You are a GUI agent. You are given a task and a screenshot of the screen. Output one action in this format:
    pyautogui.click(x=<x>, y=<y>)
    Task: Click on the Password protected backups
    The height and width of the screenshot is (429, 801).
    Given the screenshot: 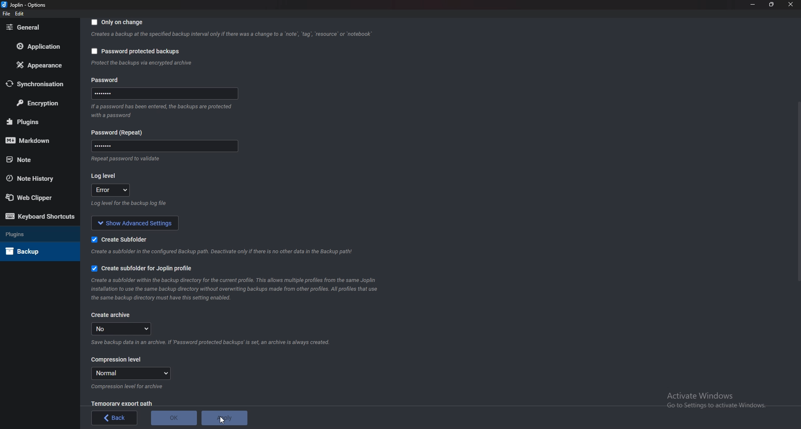 What is the action you would take?
    pyautogui.click(x=135, y=51)
    